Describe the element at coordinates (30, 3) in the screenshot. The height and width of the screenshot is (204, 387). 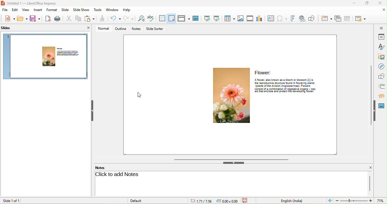
I see ` Untitled 1 — LibreOffice Impress` at that location.